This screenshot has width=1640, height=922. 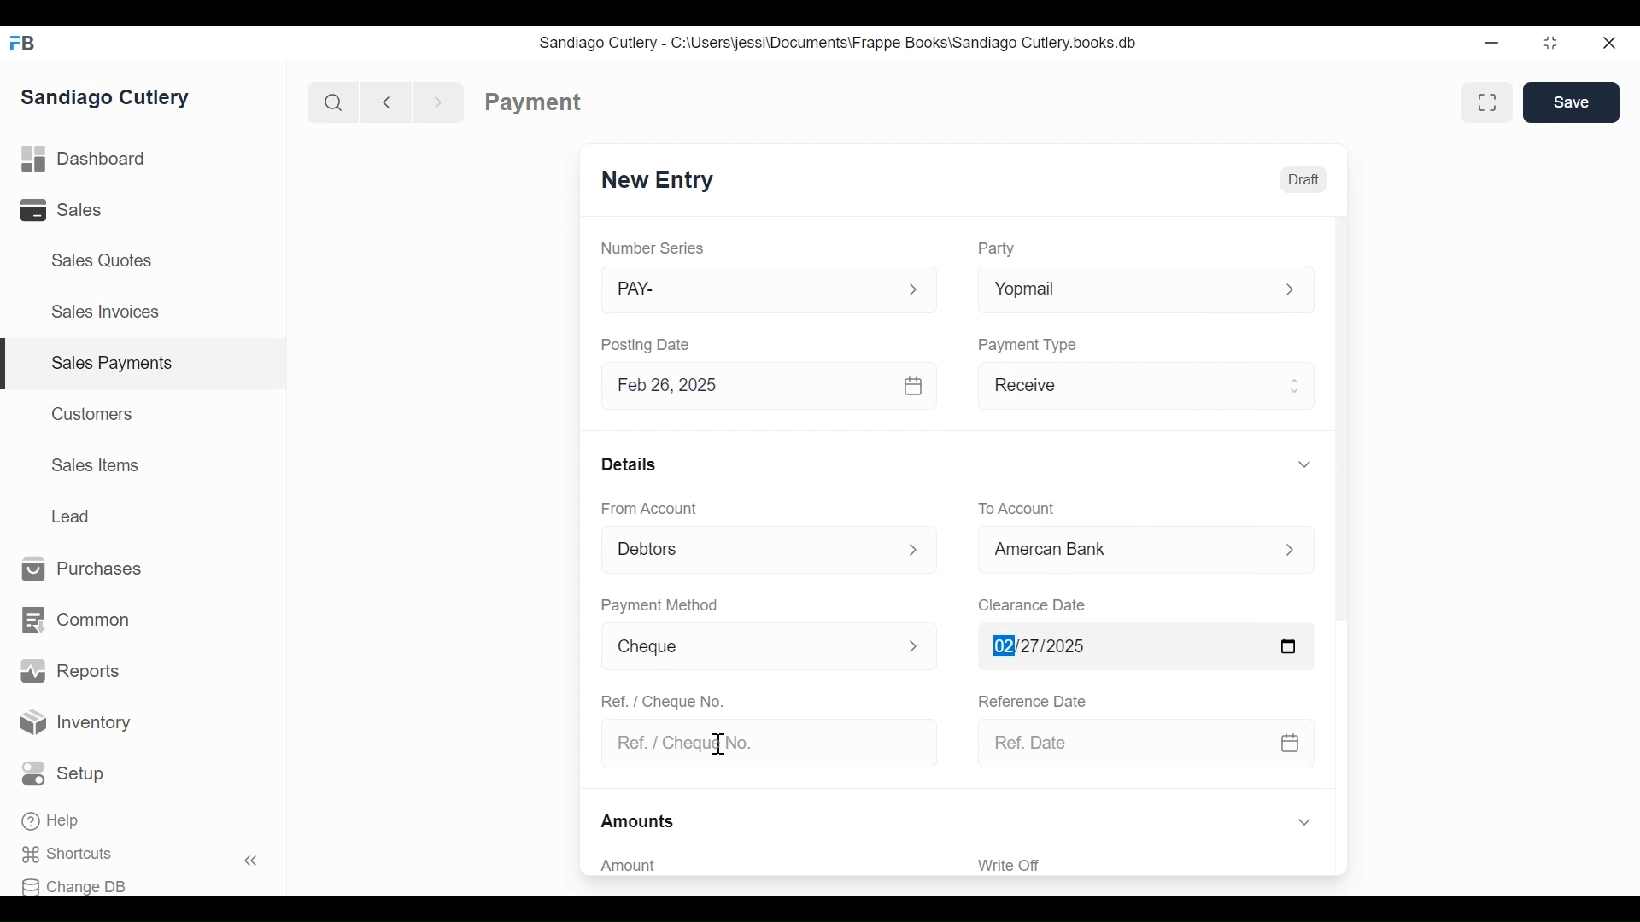 What do you see at coordinates (94, 413) in the screenshot?
I see `Customers` at bounding box center [94, 413].